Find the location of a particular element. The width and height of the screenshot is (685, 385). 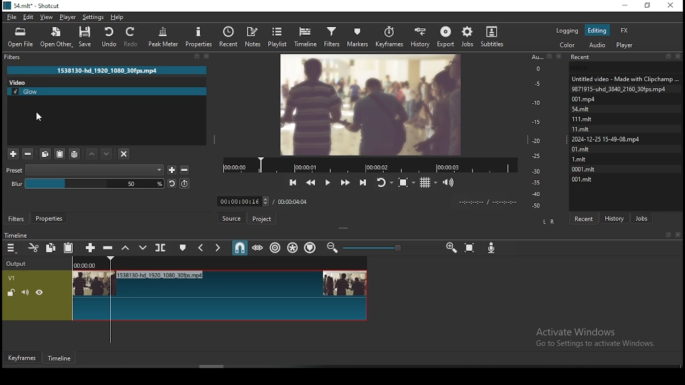

cut is located at coordinates (31, 249).